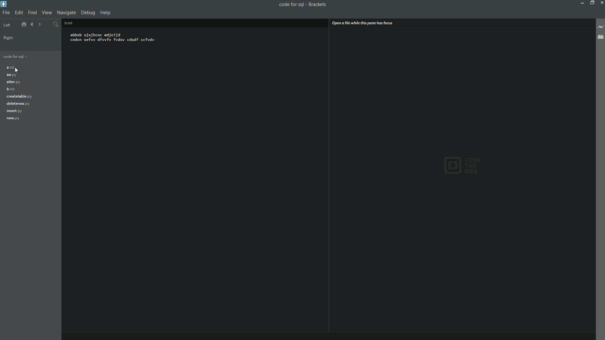  What do you see at coordinates (324, 4) in the screenshot?
I see `App name` at bounding box center [324, 4].